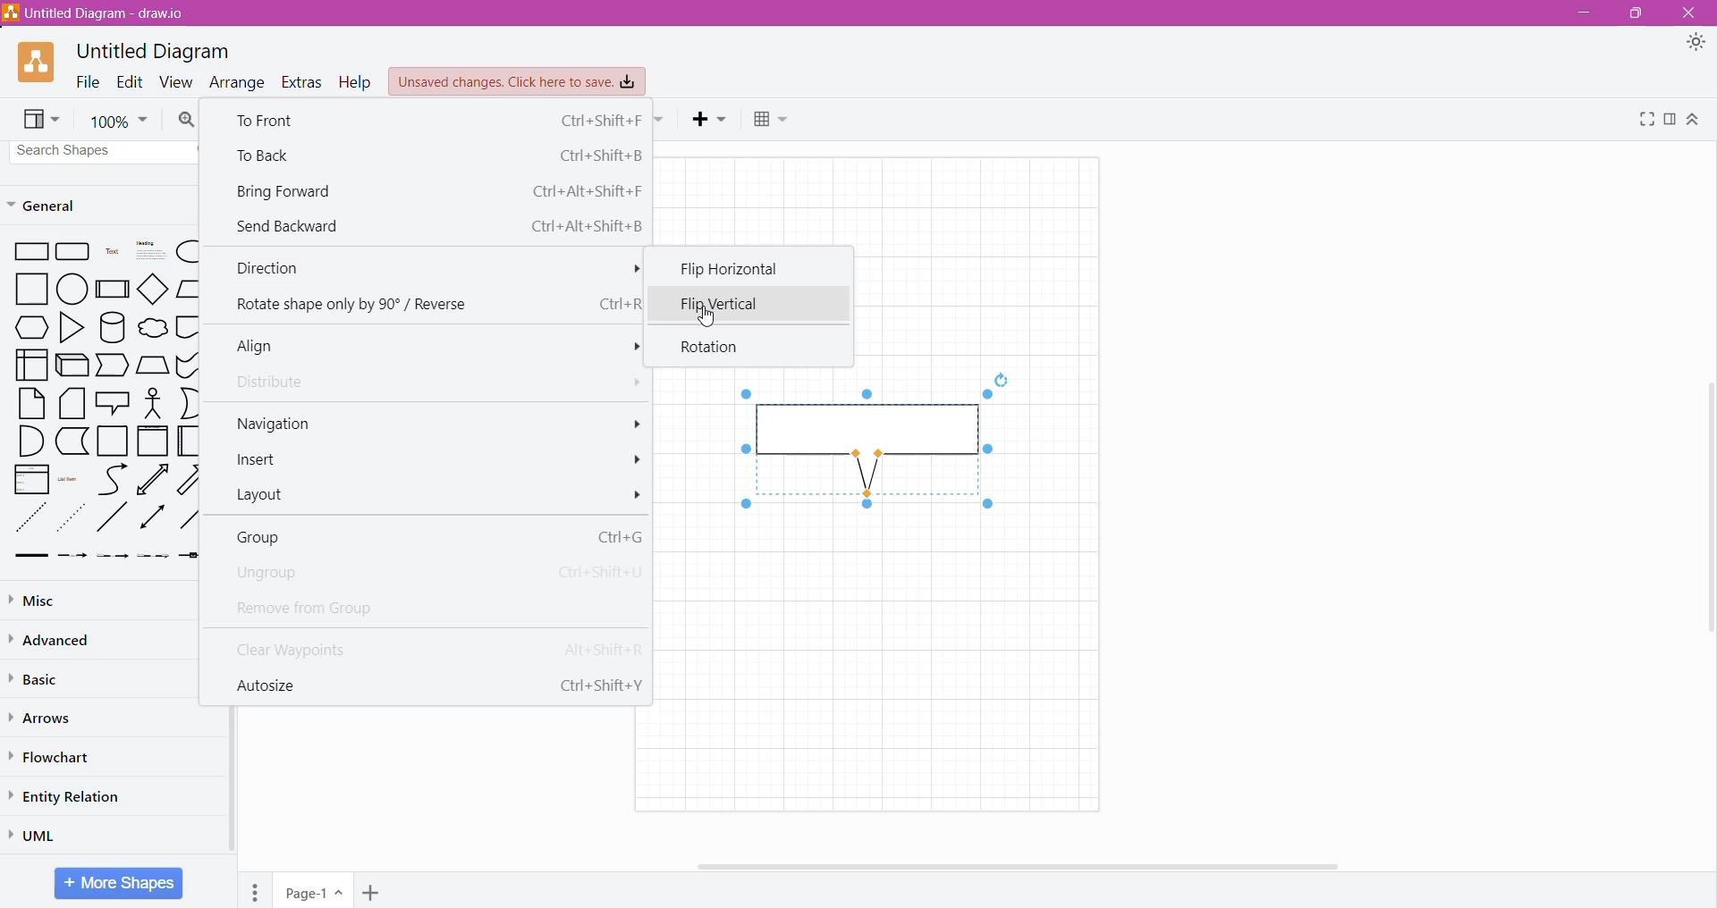 This screenshot has height=908, width=1717. Describe the element at coordinates (711, 120) in the screenshot. I see `Insert` at that location.